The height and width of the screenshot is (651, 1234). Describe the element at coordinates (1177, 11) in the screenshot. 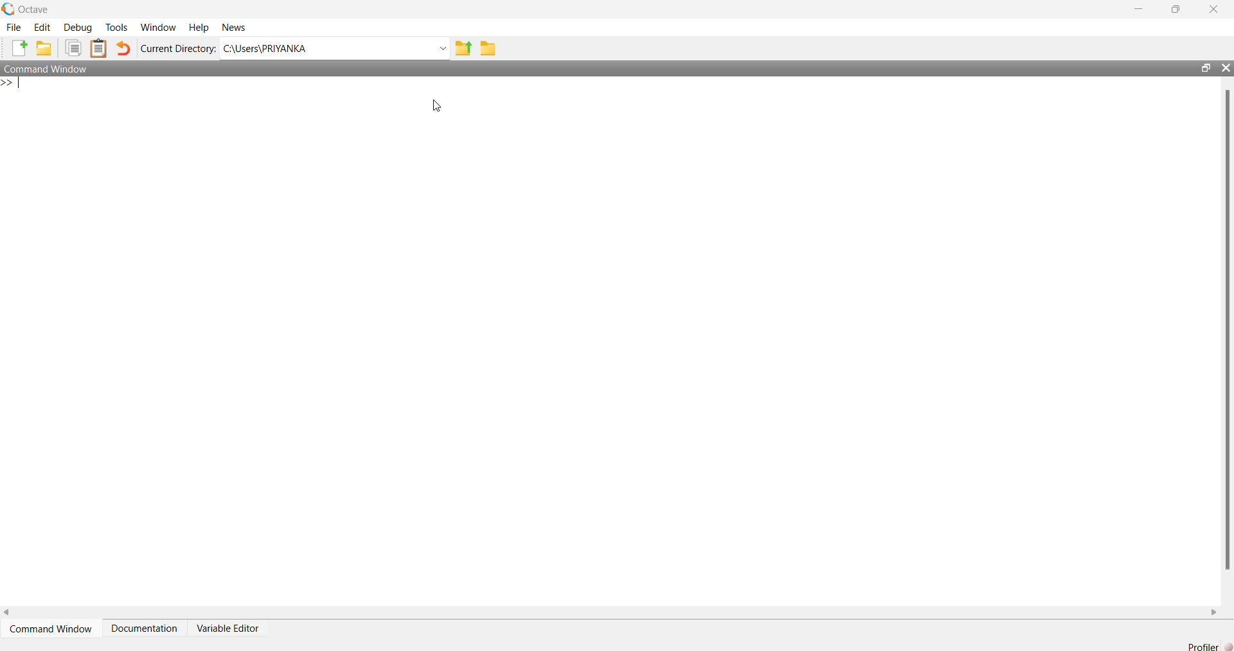

I see `maximise` at that location.